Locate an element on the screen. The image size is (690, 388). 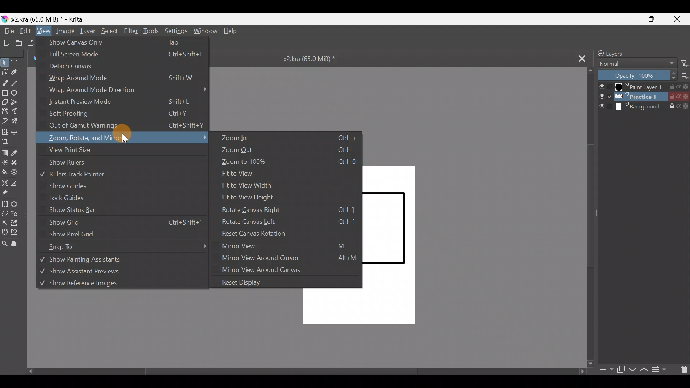
Show painting assistants is located at coordinates (115, 260).